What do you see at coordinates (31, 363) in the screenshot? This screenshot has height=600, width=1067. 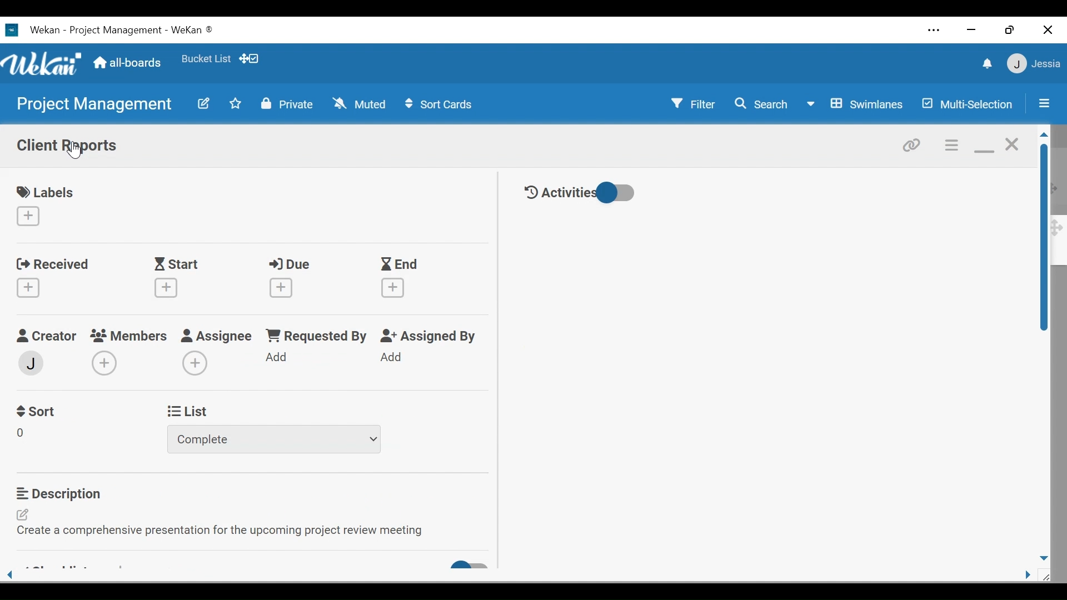 I see `Member` at bounding box center [31, 363].